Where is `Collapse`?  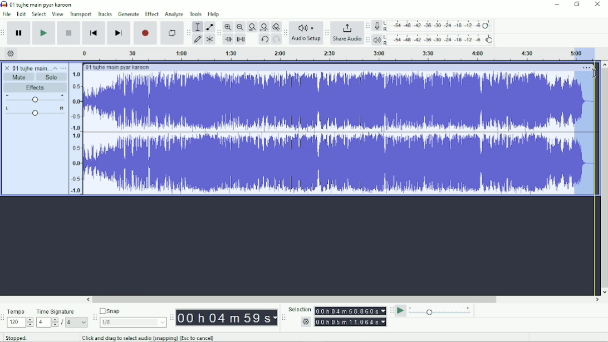
Collapse is located at coordinates (56, 69).